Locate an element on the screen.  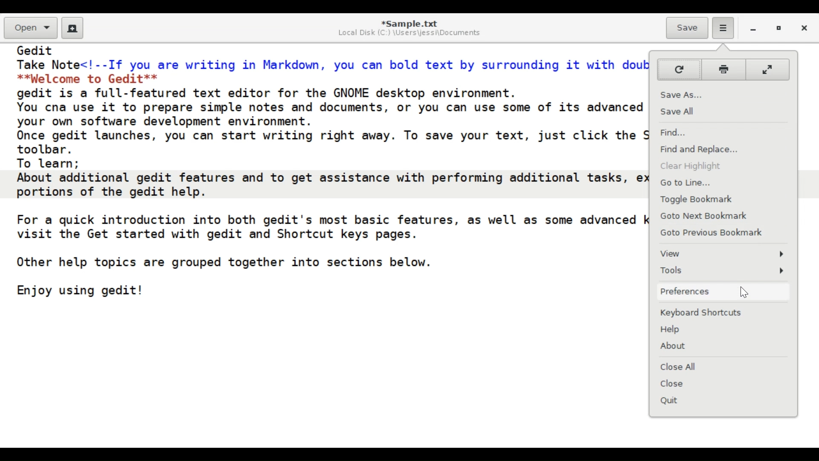
Preferences is located at coordinates (723, 291).